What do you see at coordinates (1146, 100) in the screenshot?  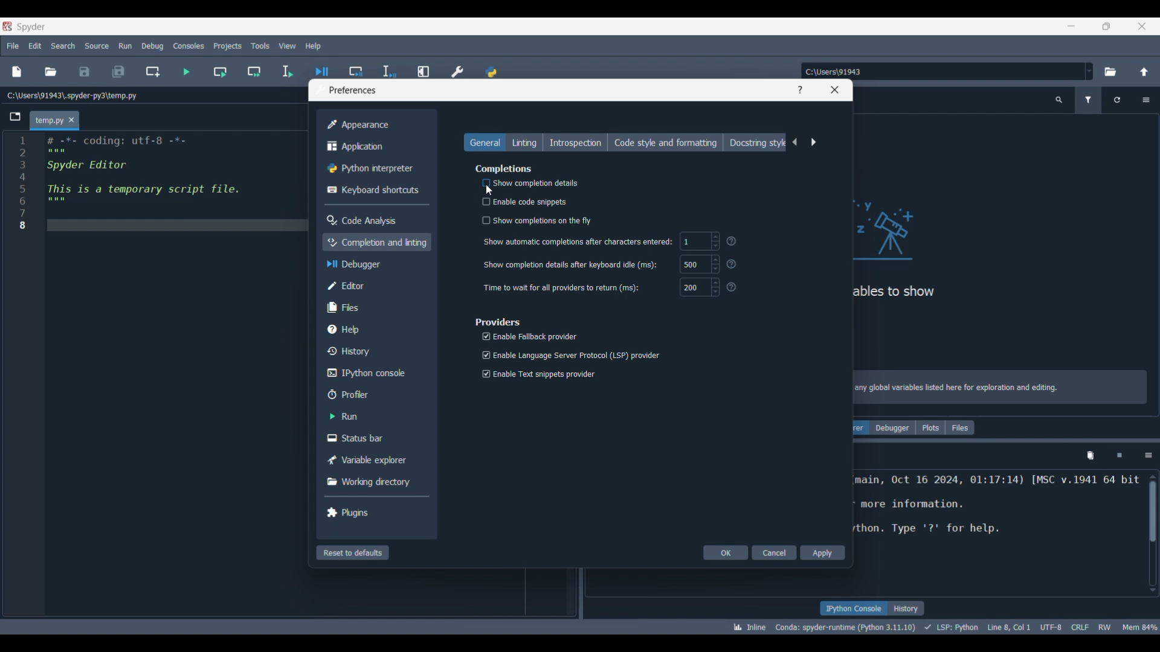 I see `Options` at bounding box center [1146, 100].